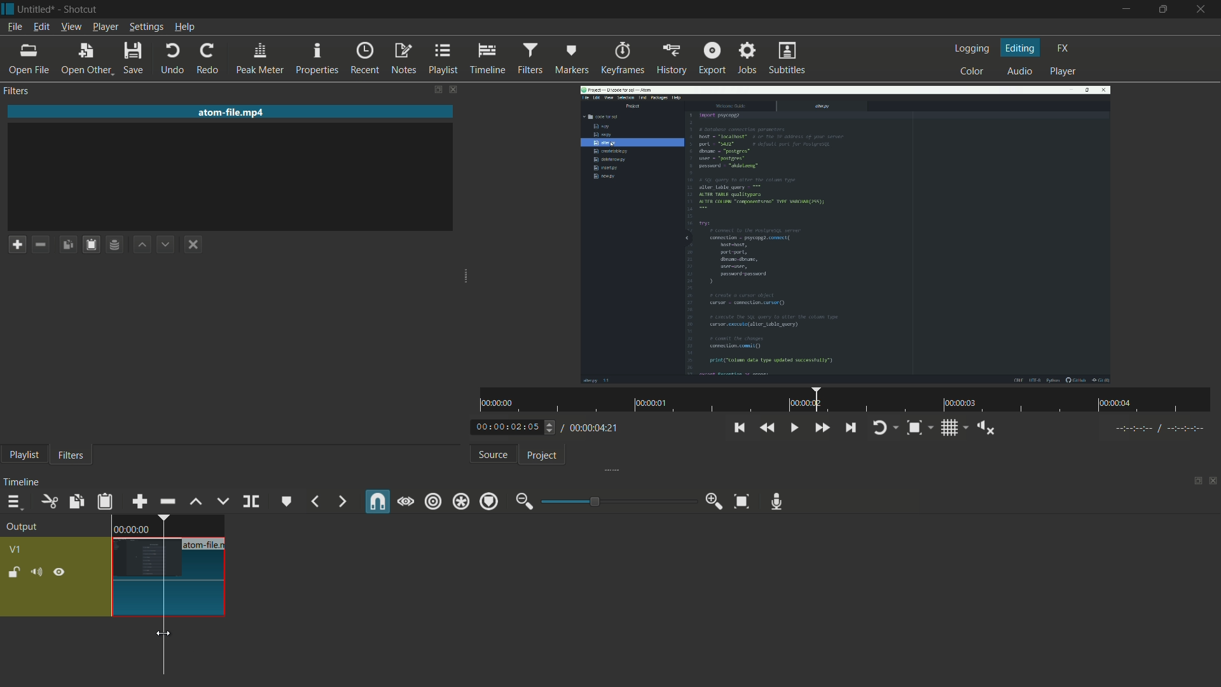 The image size is (1221, 687). Describe the element at coordinates (59, 573) in the screenshot. I see `hide` at that location.